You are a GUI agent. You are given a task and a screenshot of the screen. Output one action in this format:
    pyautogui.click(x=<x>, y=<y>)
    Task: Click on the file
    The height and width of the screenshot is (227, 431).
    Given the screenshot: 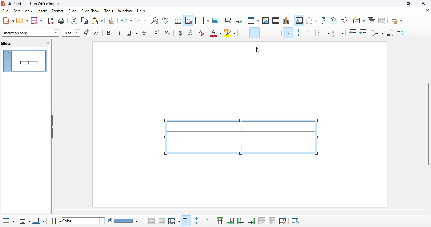 What is the action you would take?
    pyautogui.click(x=5, y=11)
    